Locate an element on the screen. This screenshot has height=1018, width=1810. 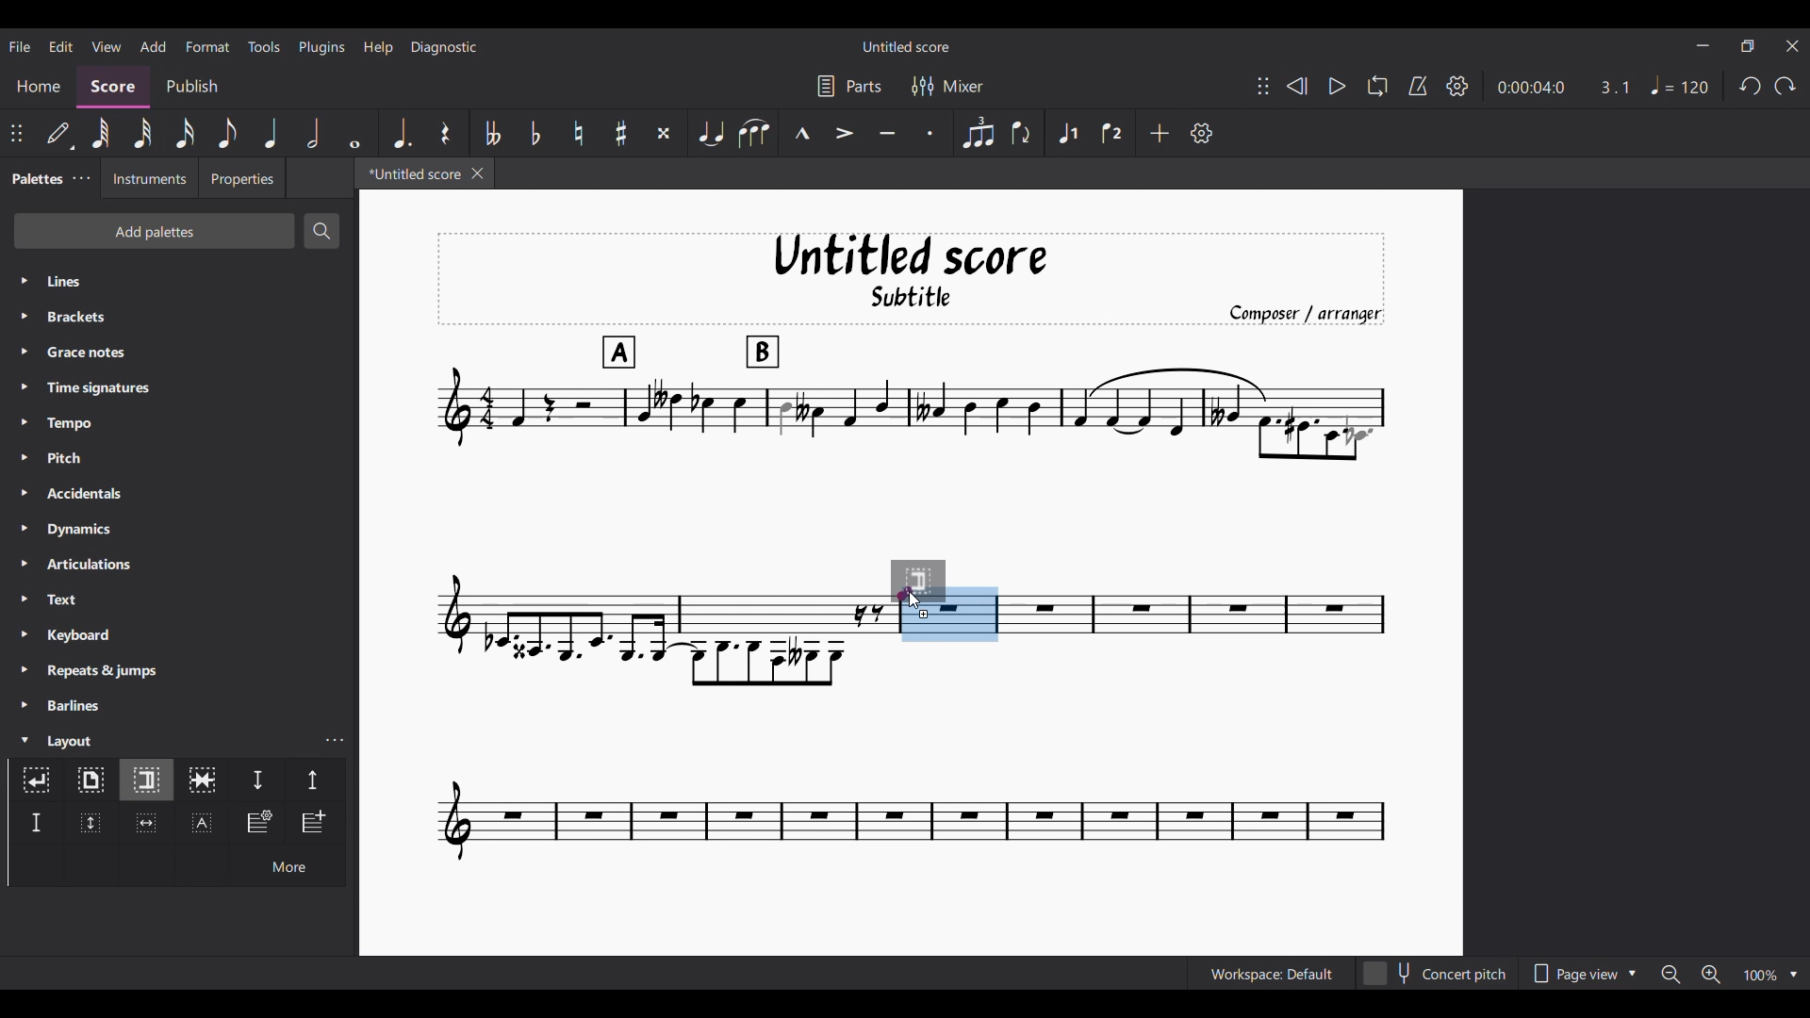
8th note is located at coordinates (227, 133).